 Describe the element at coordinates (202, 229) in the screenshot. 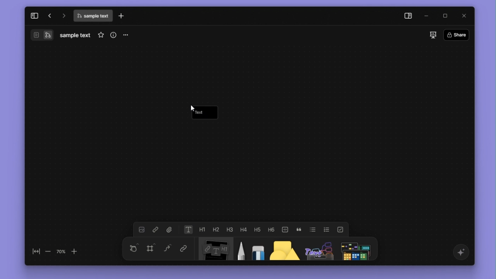

I see `heading 1` at that location.